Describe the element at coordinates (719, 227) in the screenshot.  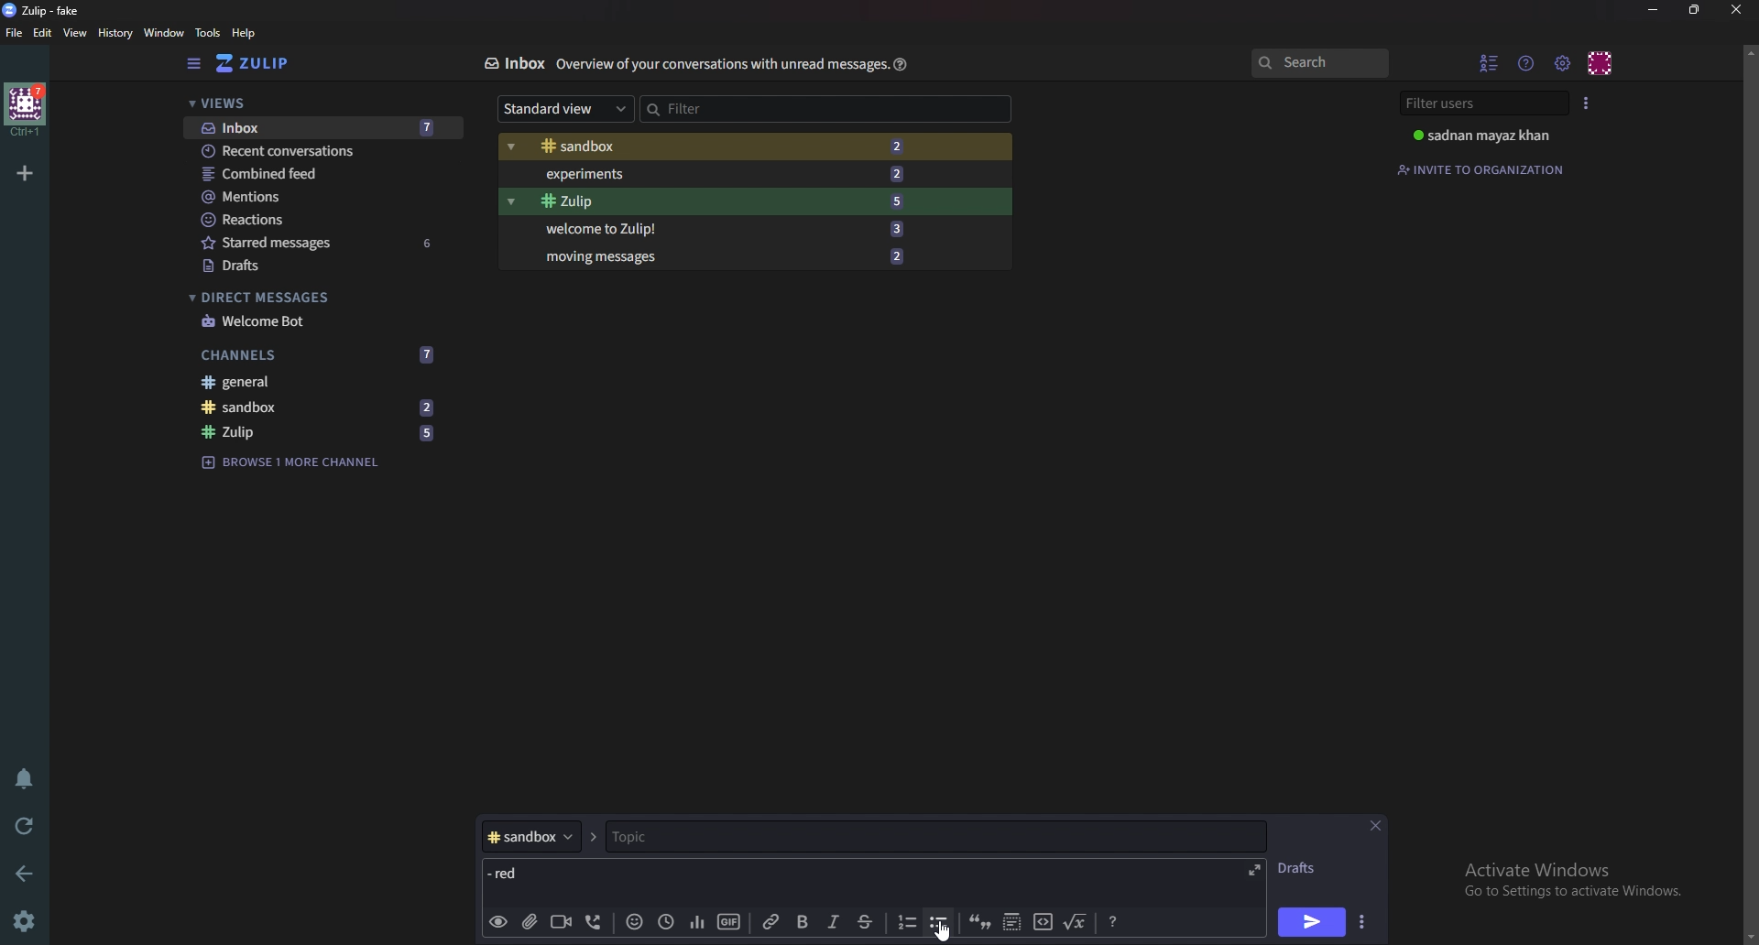
I see `Welcome to zulip` at that location.